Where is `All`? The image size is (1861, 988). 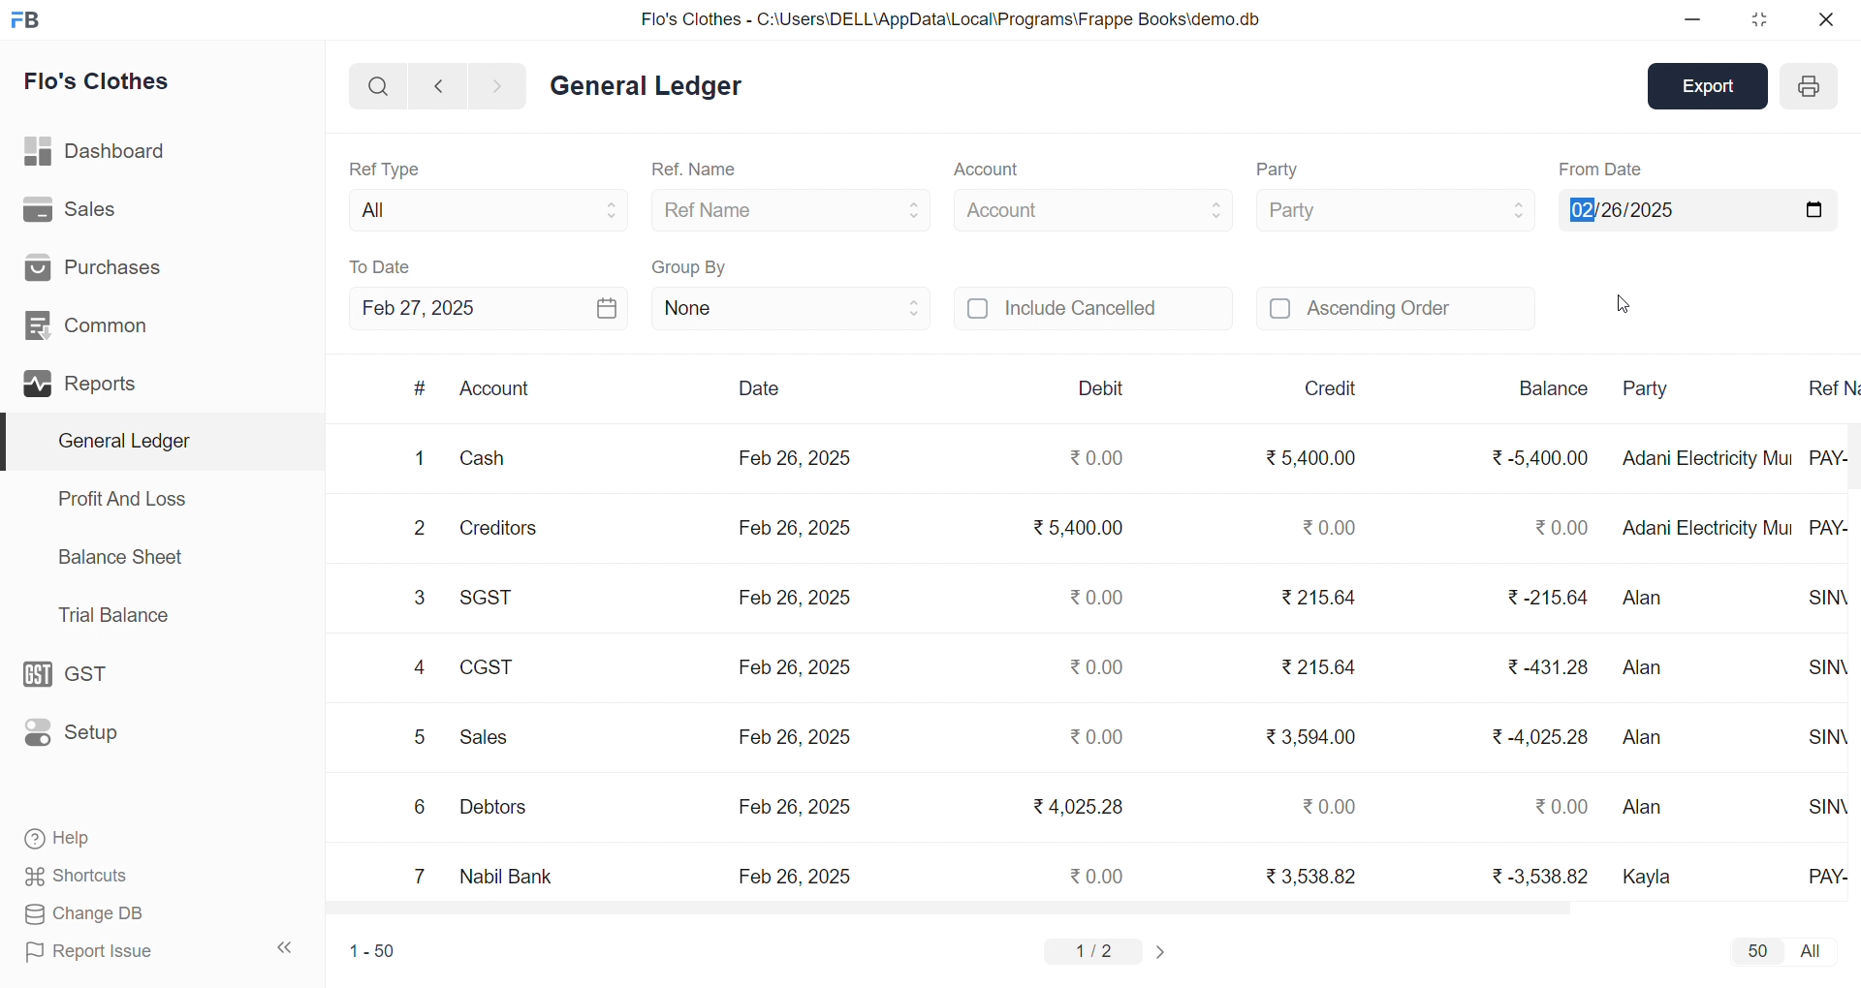
All is located at coordinates (483, 206).